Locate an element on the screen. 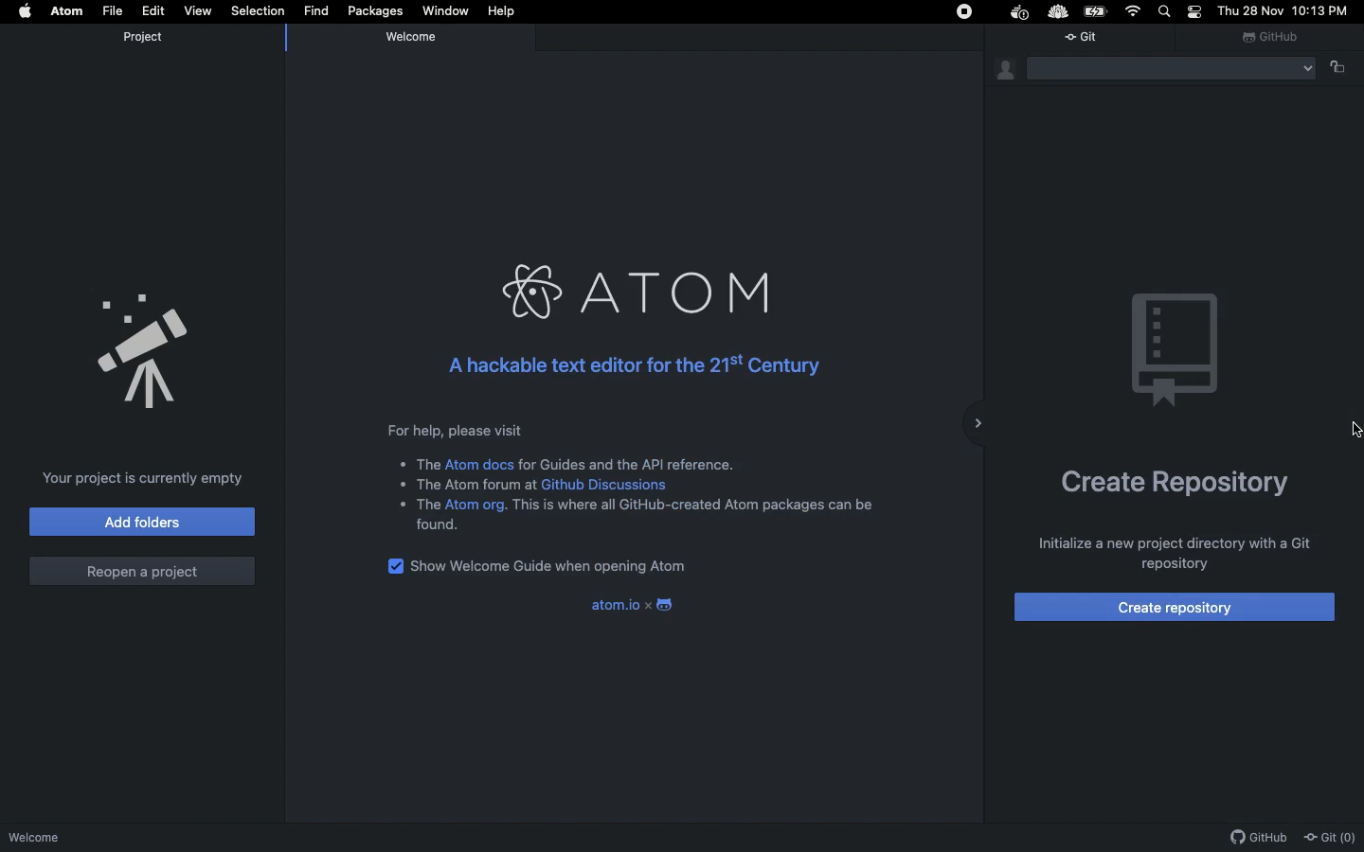 Image resolution: width=1364 pixels, height=852 pixels. ATOM is located at coordinates (643, 285).